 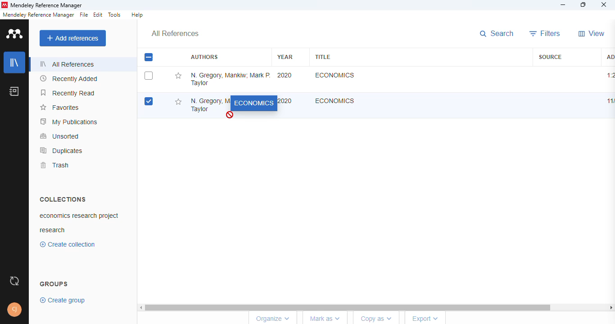 I want to click on add this reference to favorites, so click(x=177, y=101).